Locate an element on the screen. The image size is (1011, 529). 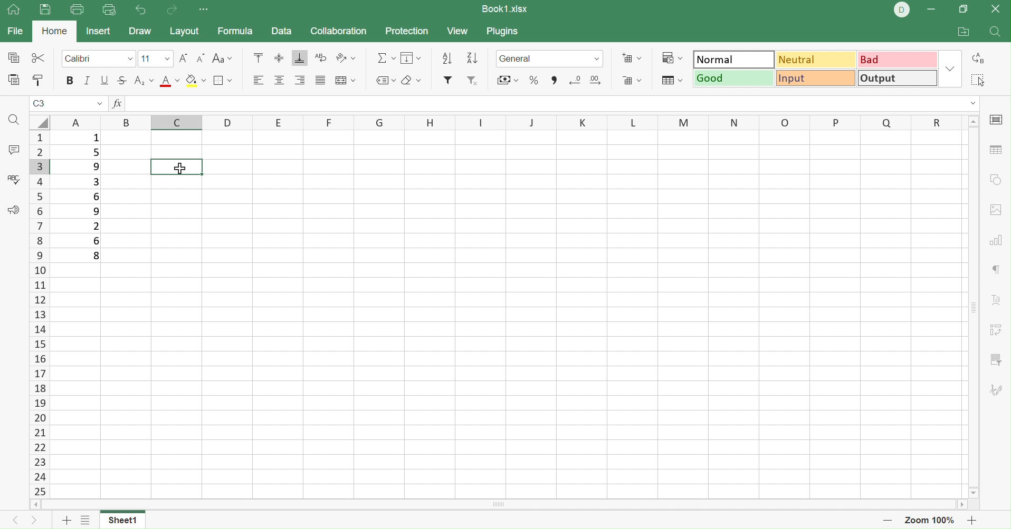
Drop down is located at coordinates (952, 70).